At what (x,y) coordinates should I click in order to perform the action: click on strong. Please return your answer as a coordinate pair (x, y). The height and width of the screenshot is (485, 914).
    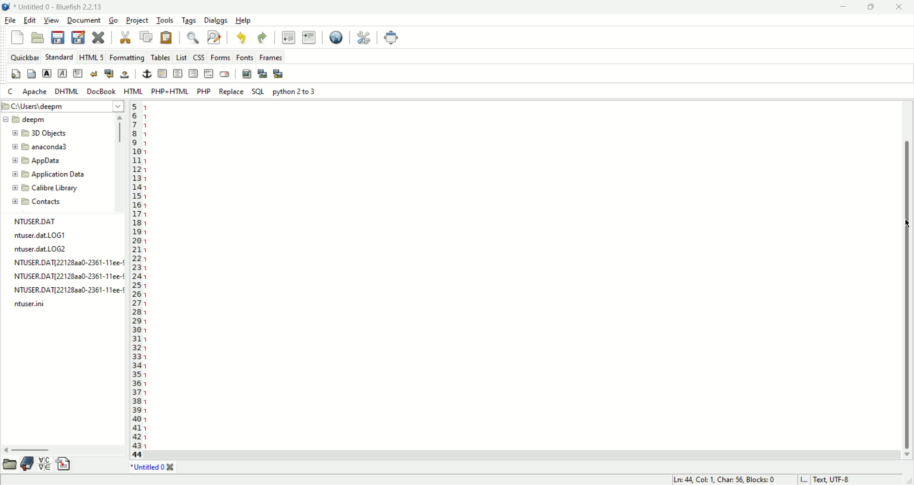
    Looking at the image, I should click on (47, 73).